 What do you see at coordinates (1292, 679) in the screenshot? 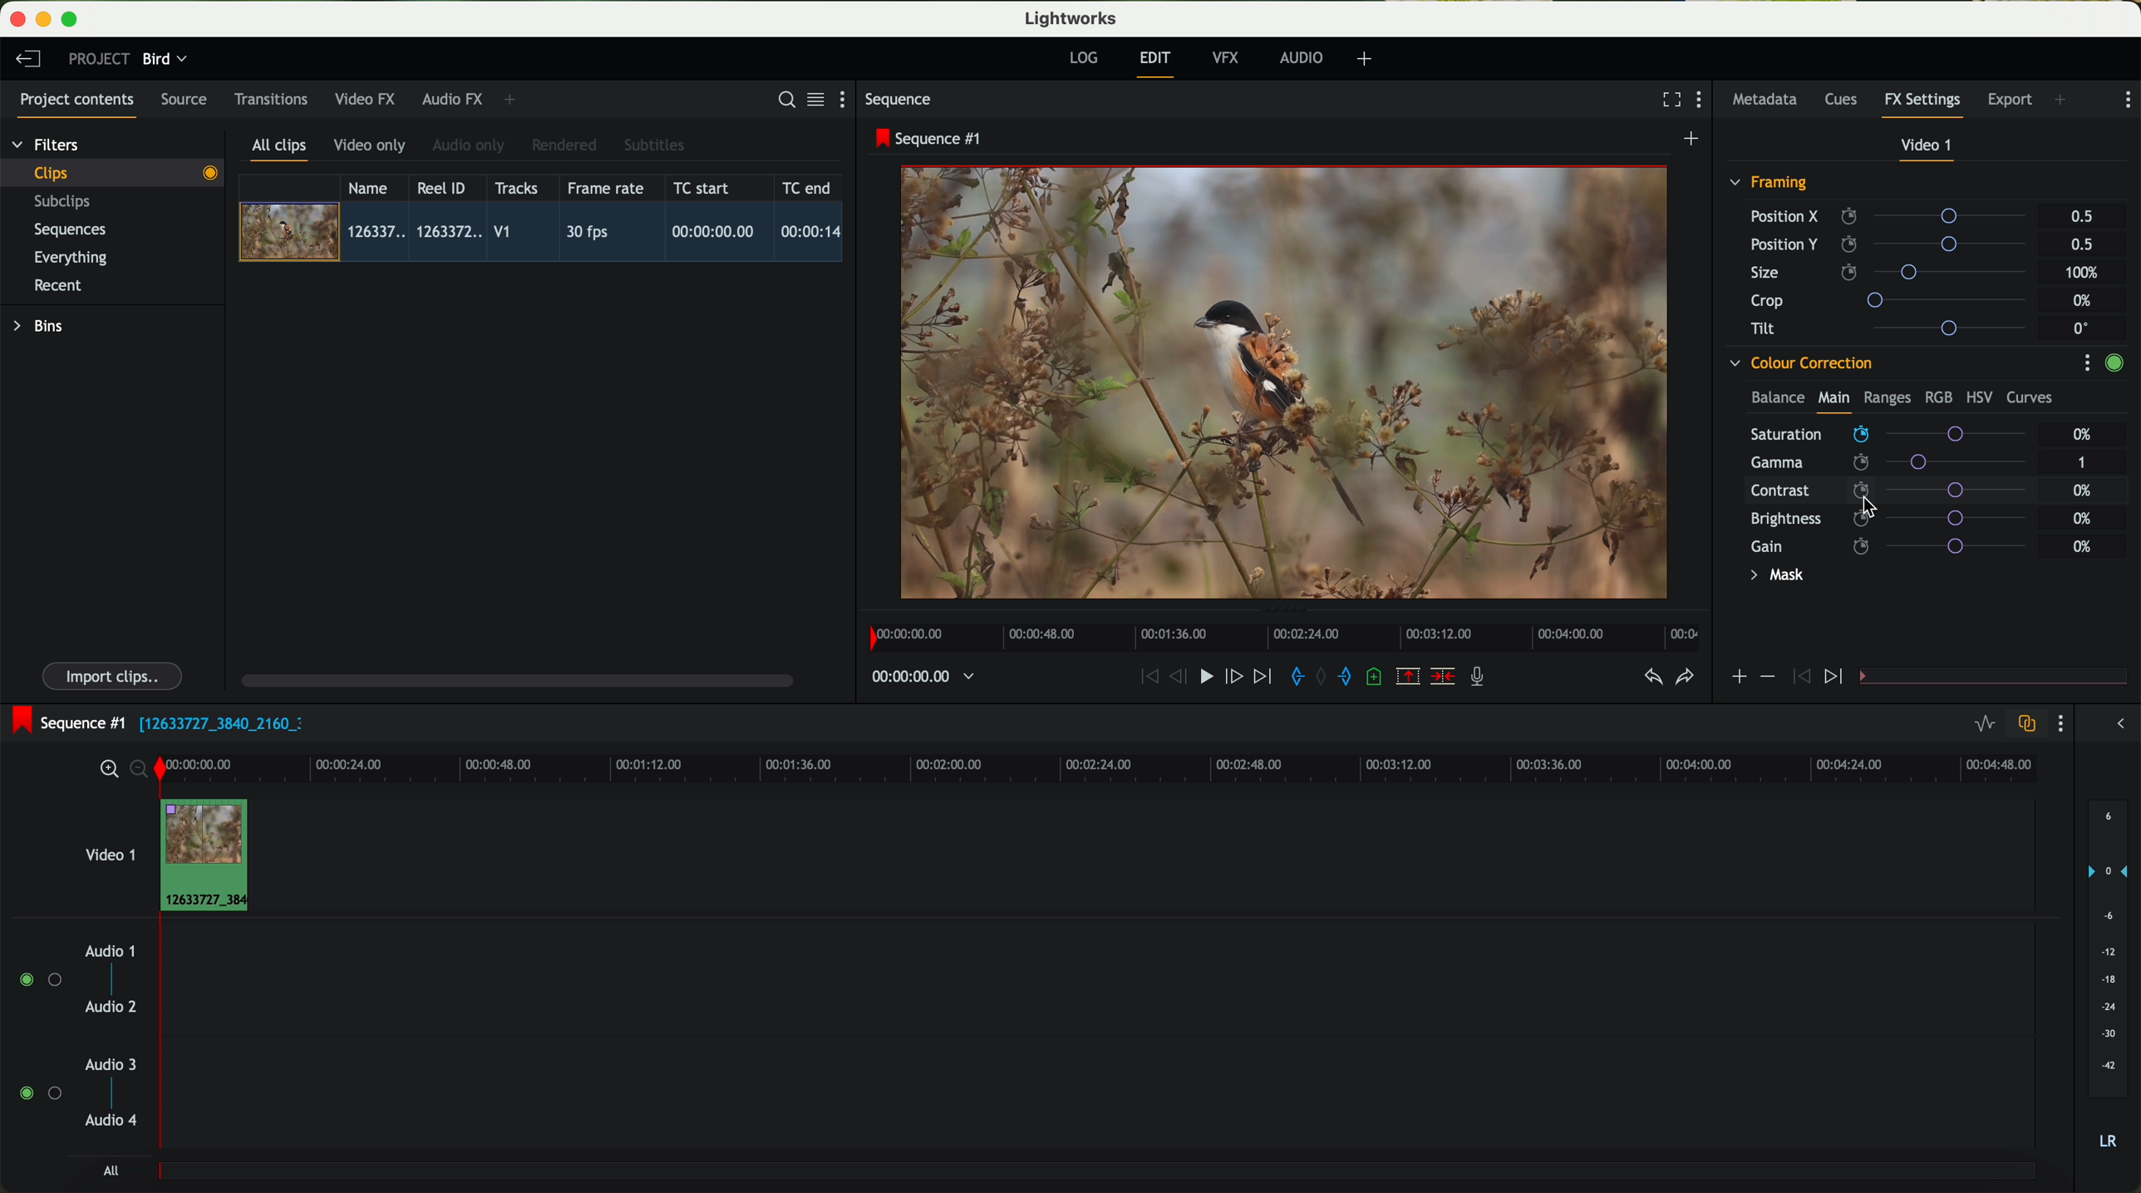
I see `add 'in' mark` at bounding box center [1292, 679].